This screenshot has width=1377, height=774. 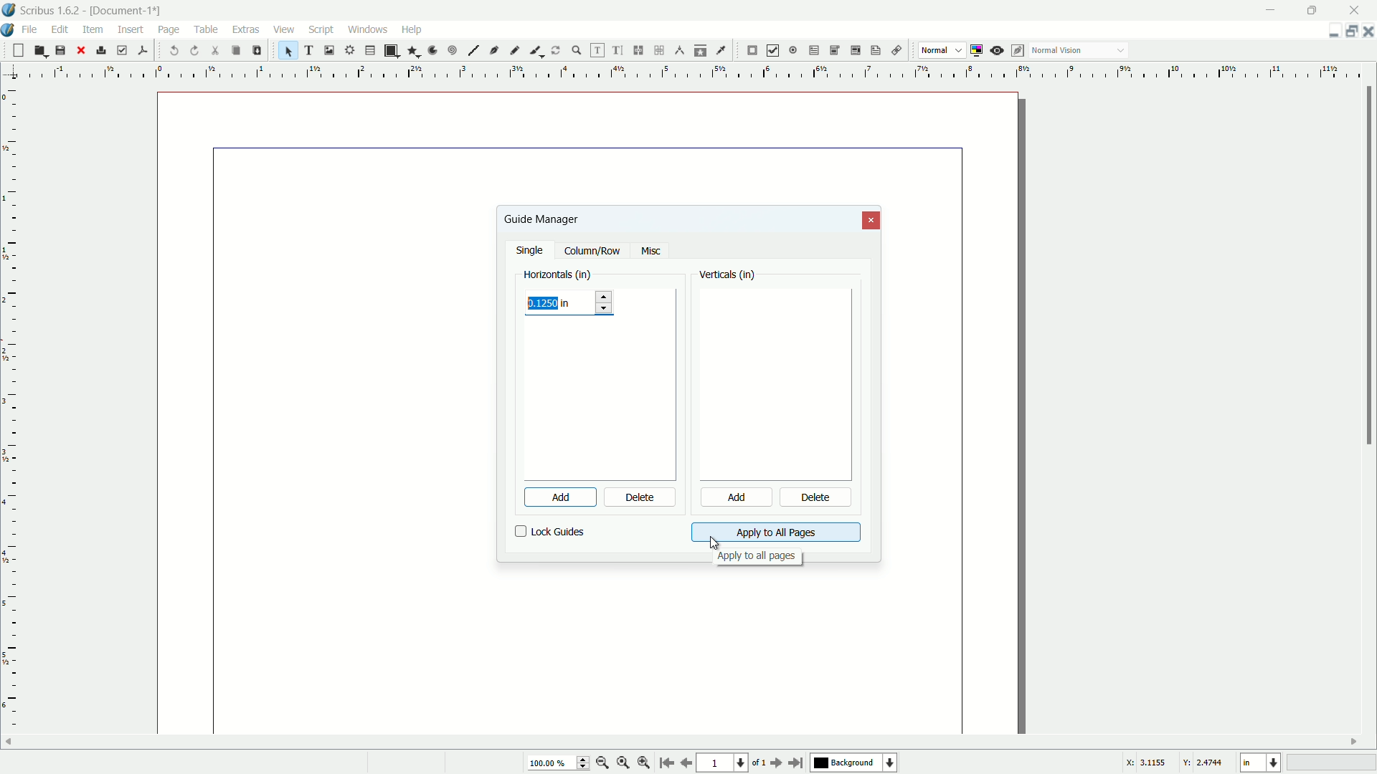 What do you see at coordinates (131, 29) in the screenshot?
I see `insert menu` at bounding box center [131, 29].